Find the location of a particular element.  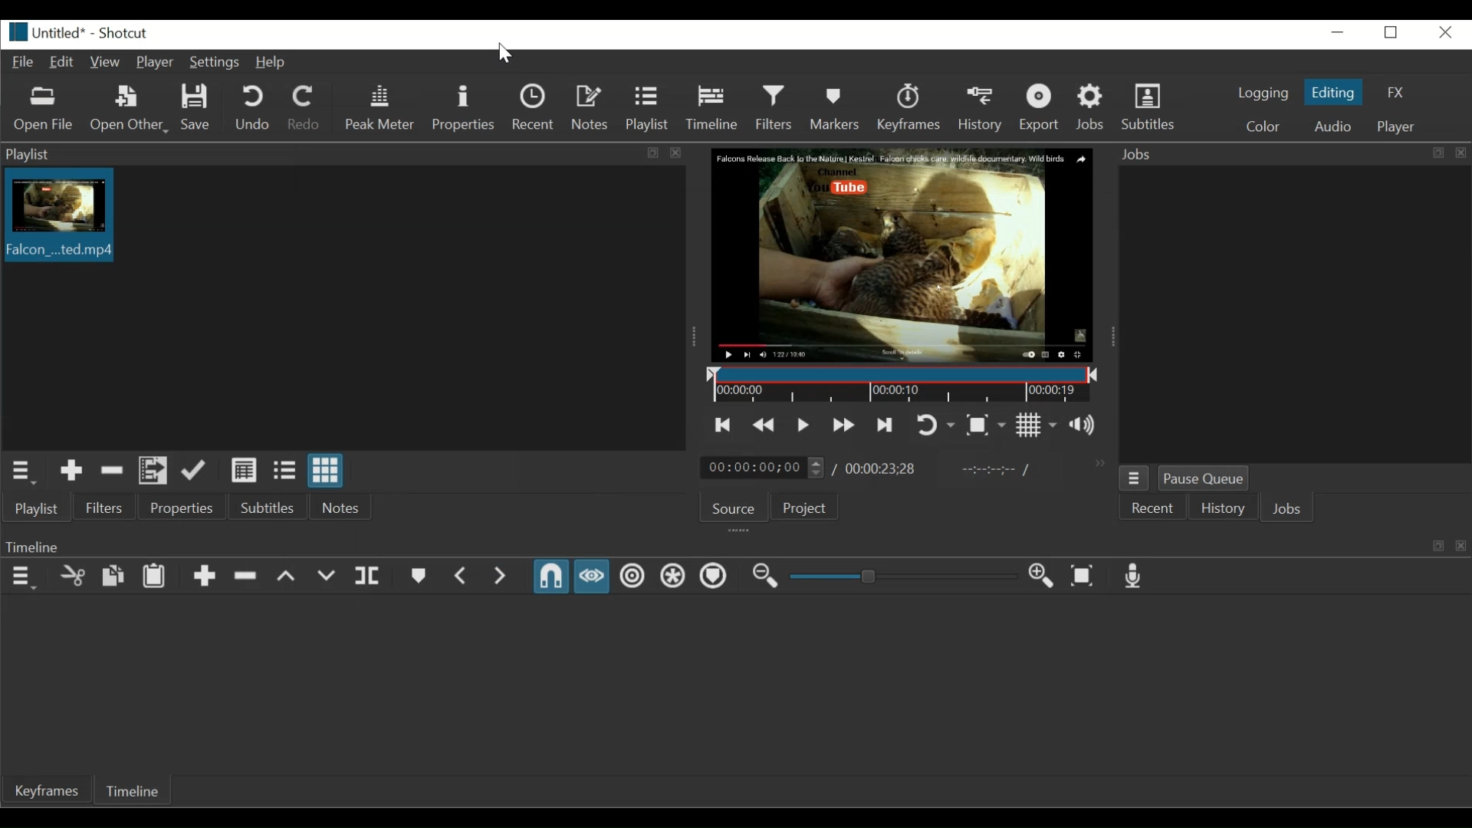

View as detail is located at coordinates (242, 470).